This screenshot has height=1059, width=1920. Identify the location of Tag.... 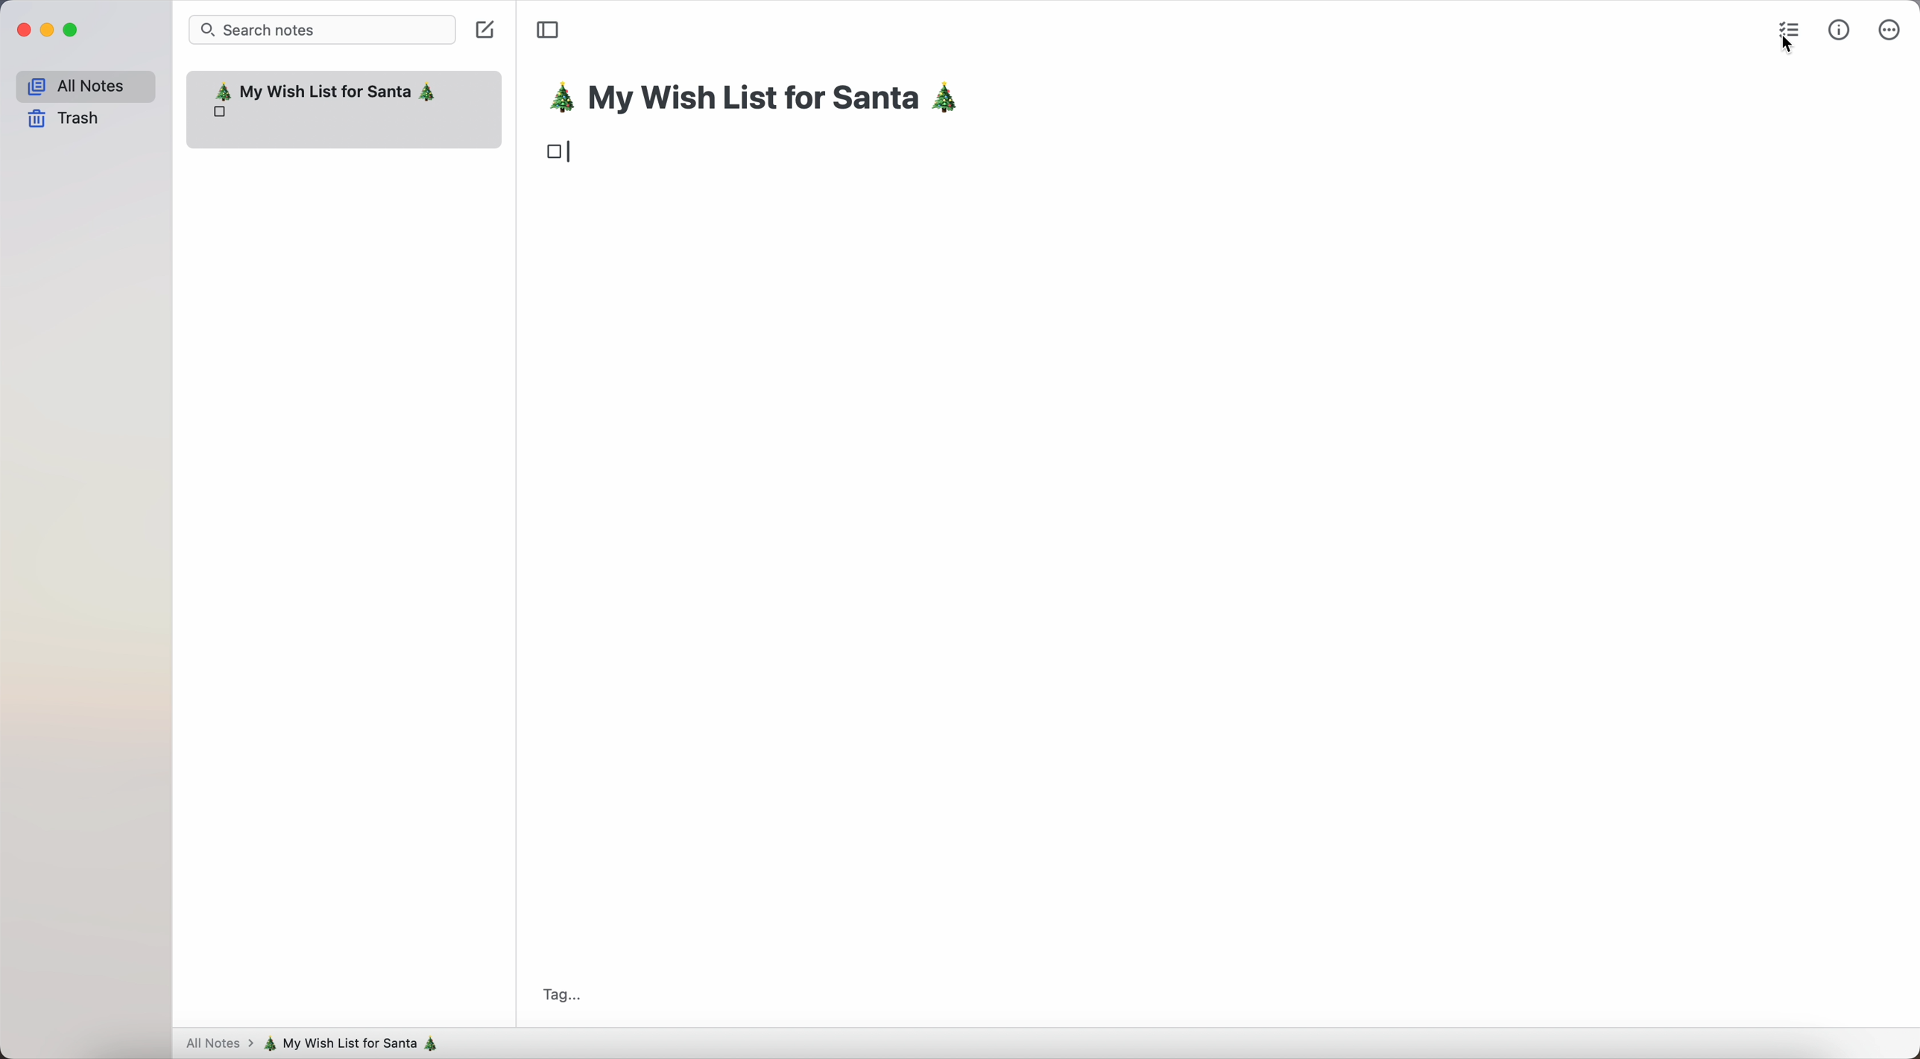
(568, 997).